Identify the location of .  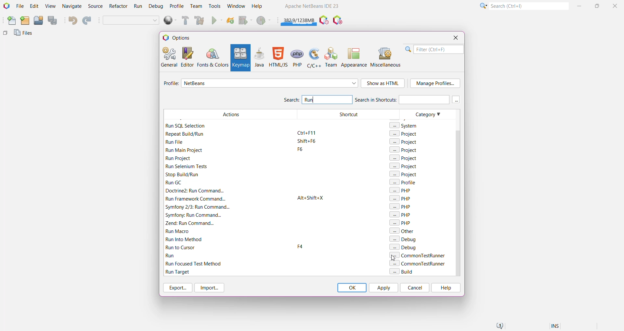
(170, 20).